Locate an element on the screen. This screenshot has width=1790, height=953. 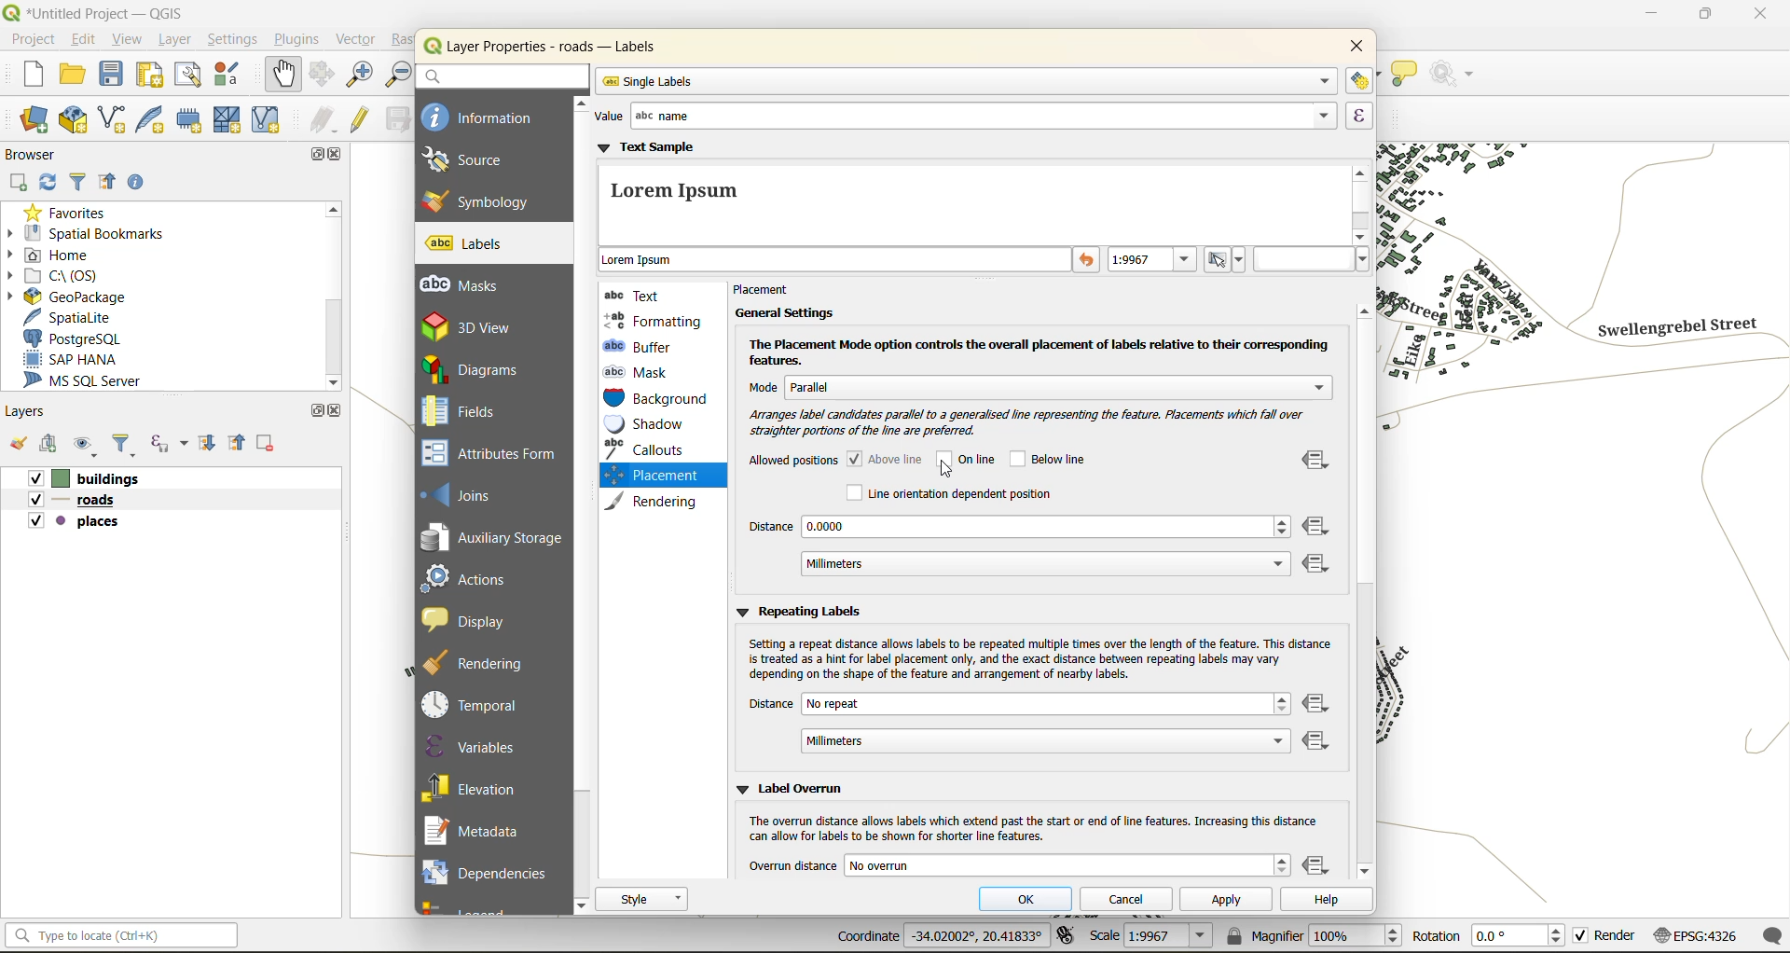
mode is located at coordinates (1041, 387).